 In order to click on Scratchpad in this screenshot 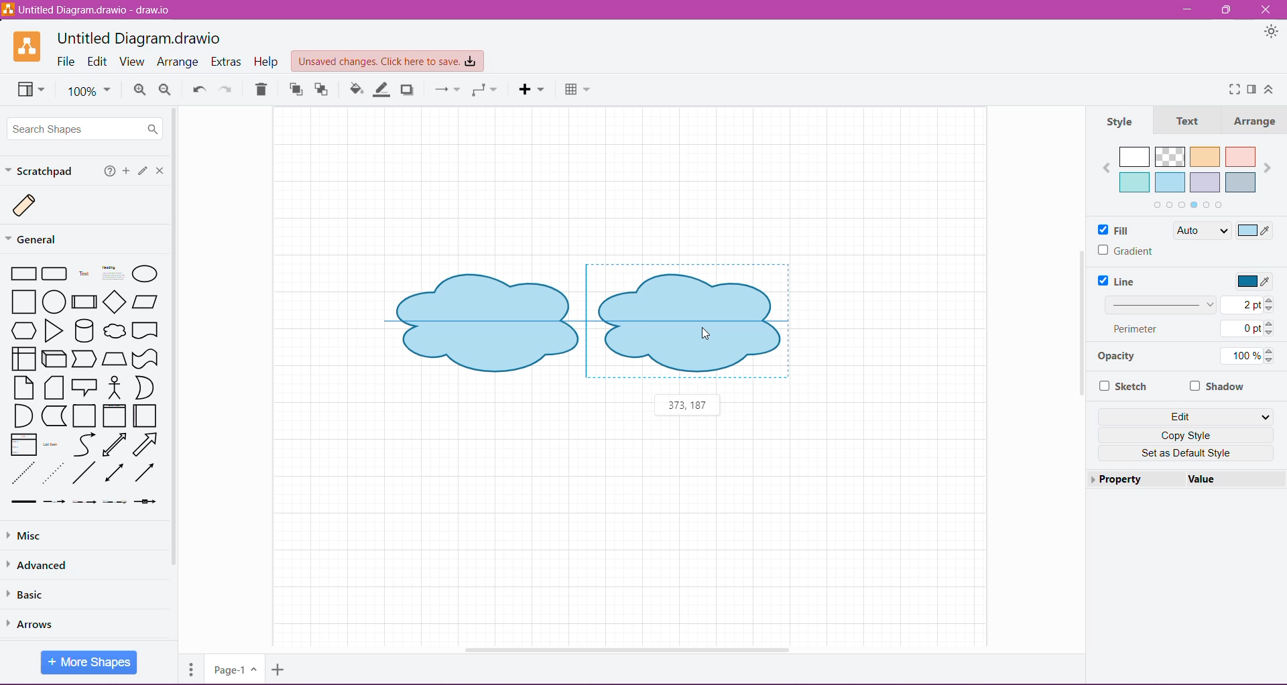, I will do `click(42, 171)`.